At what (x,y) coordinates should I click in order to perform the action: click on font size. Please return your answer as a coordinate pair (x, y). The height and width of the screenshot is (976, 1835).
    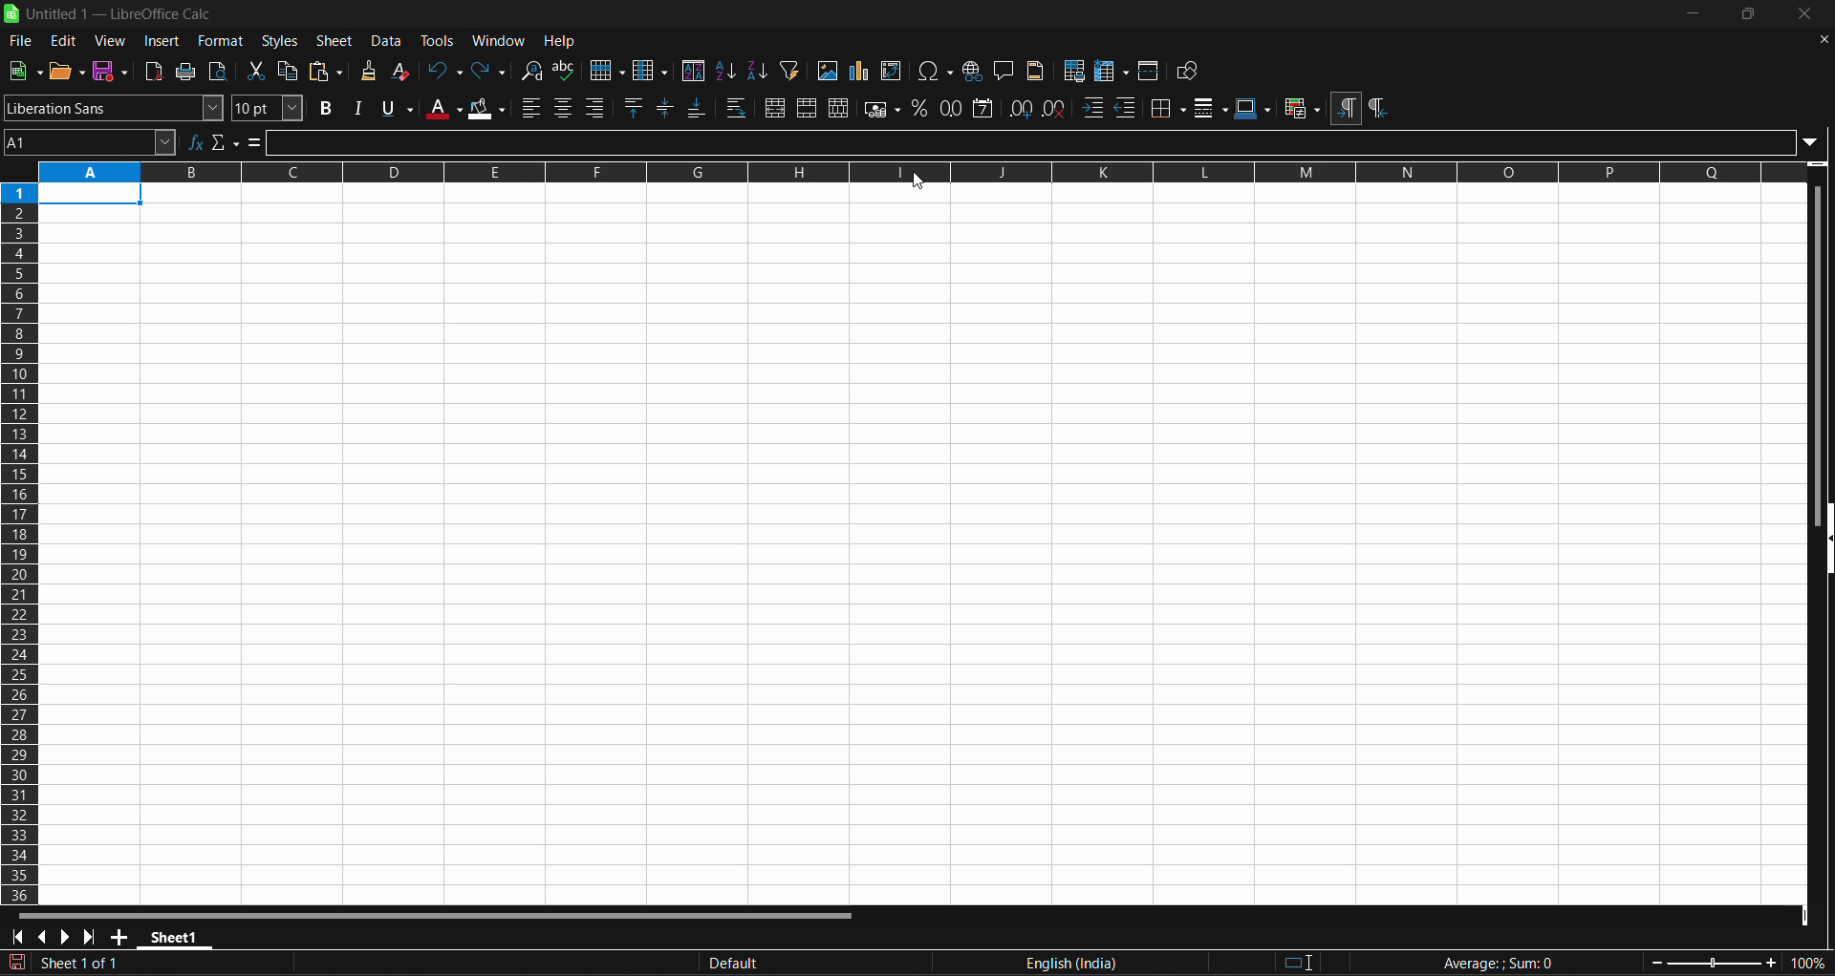
    Looking at the image, I should click on (265, 108).